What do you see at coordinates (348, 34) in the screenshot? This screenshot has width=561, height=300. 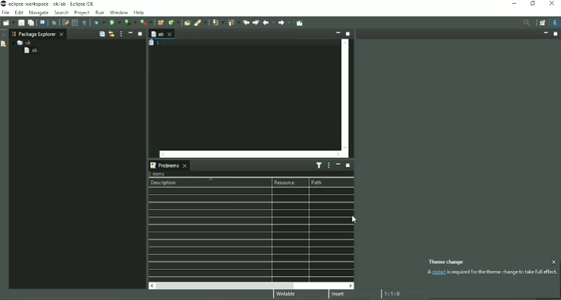 I see `Maximize` at bounding box center [348, 34].